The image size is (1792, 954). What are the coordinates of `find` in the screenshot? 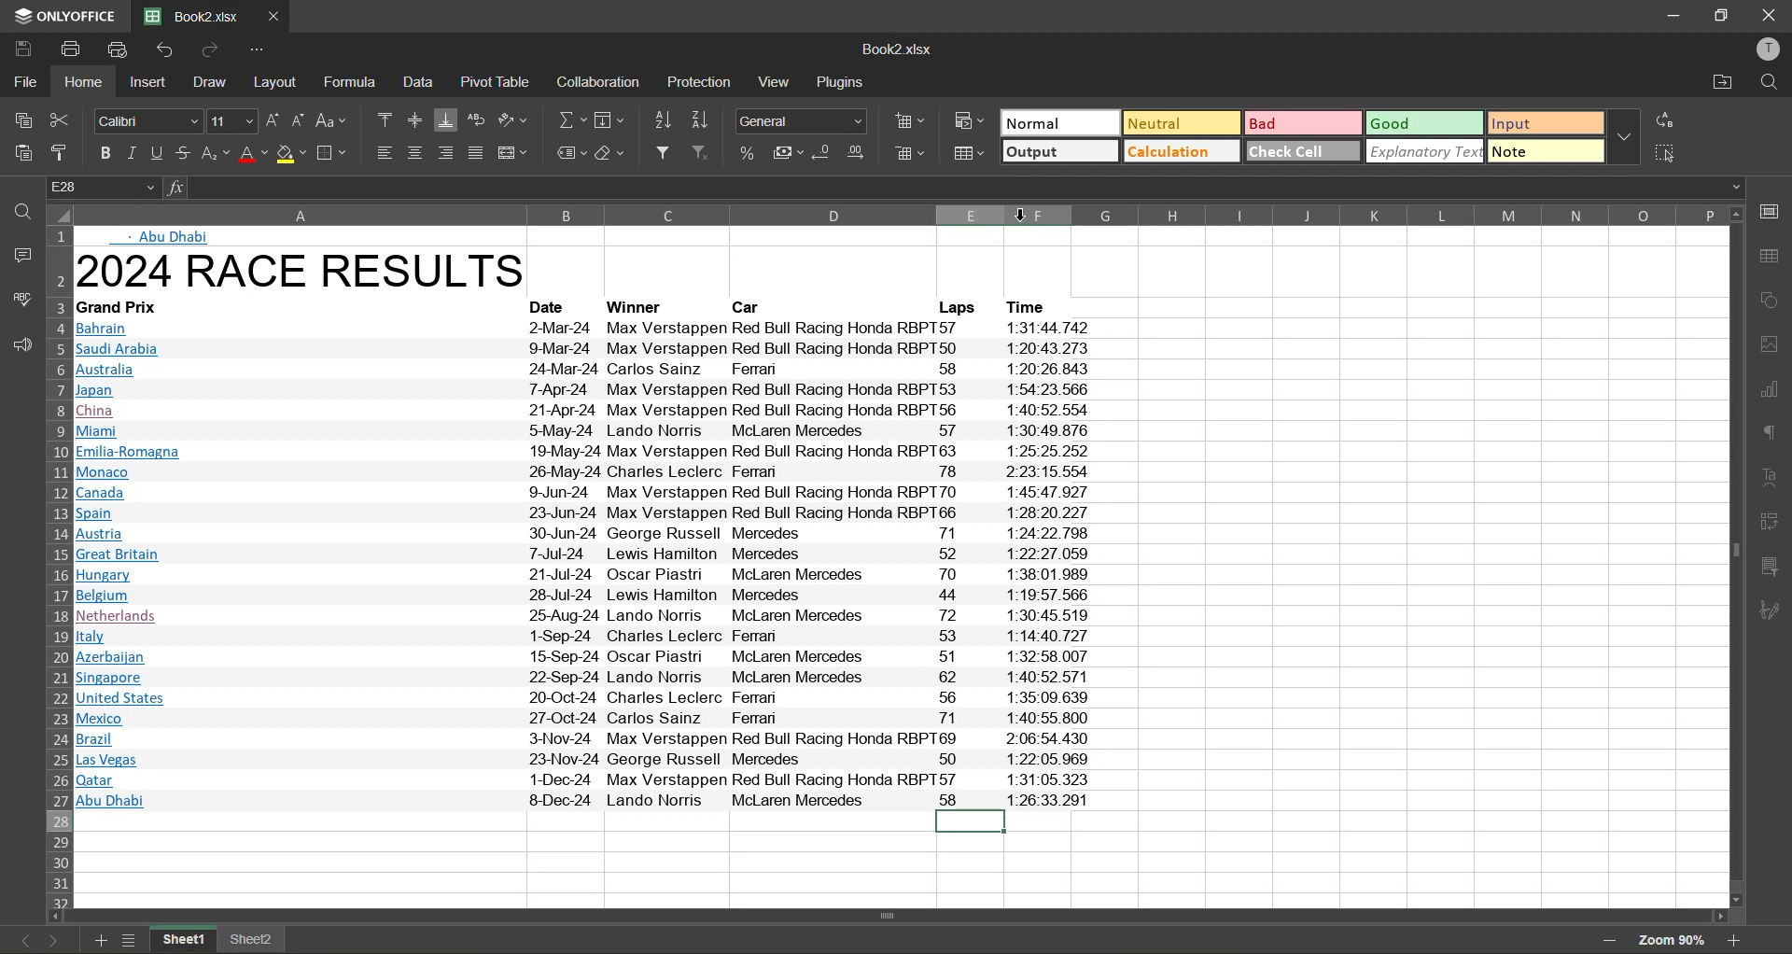 It's located at (15, 213).